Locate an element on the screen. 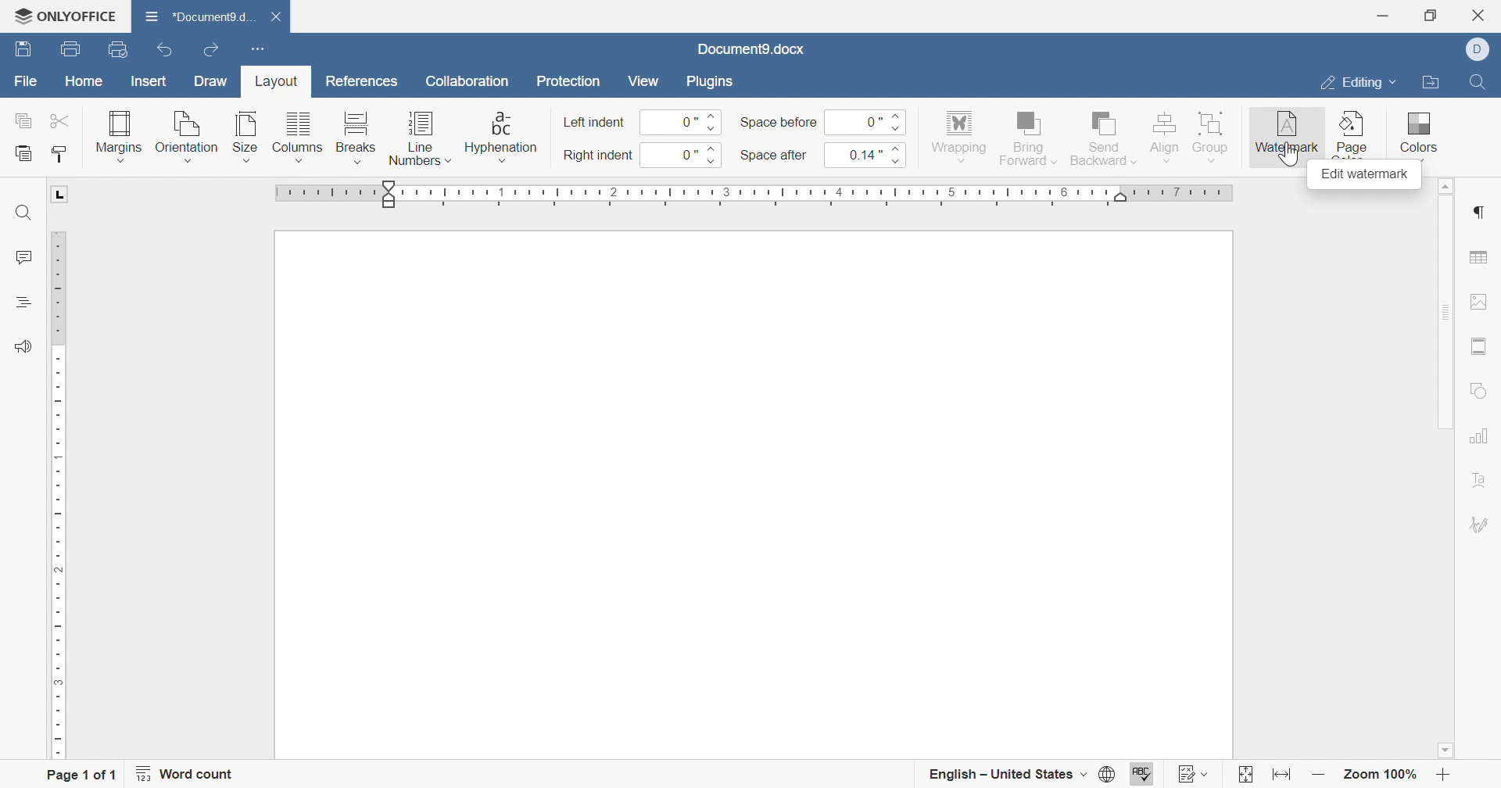  chart settings is located at coordinates (1478, 435).